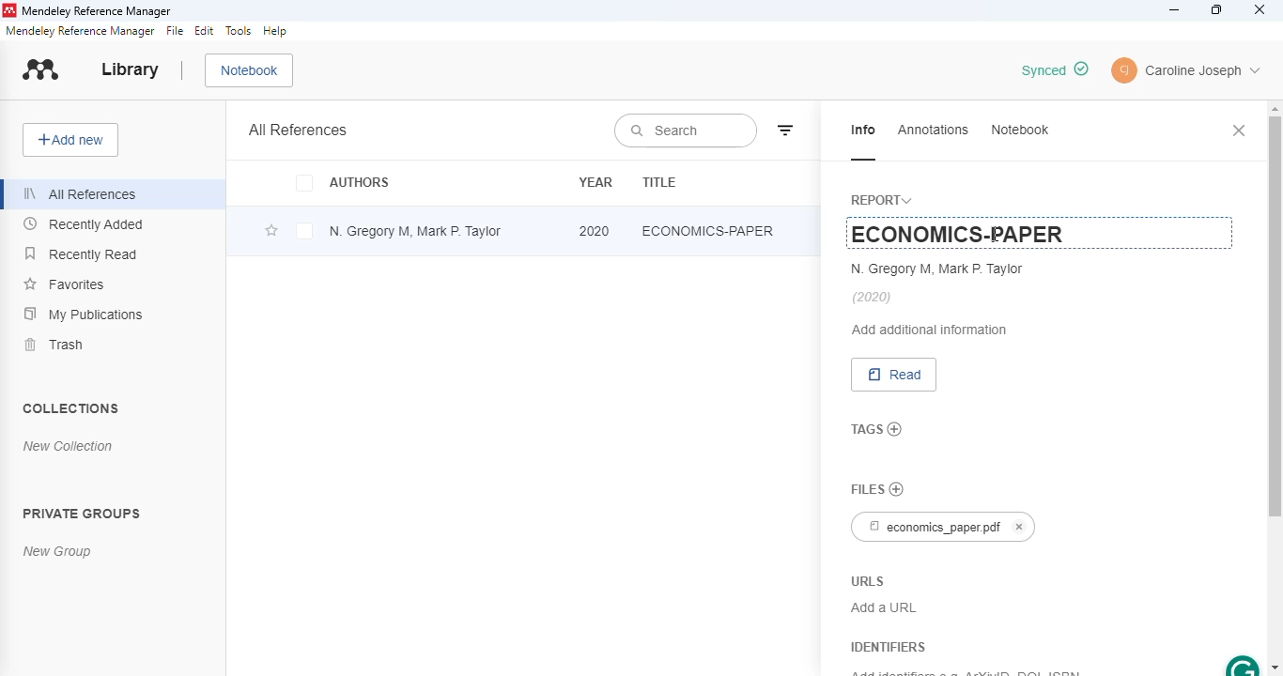  What do you see at coordinates (83, 514) in the screenshot?
I see `private groups` at bounding box center [83, 514].